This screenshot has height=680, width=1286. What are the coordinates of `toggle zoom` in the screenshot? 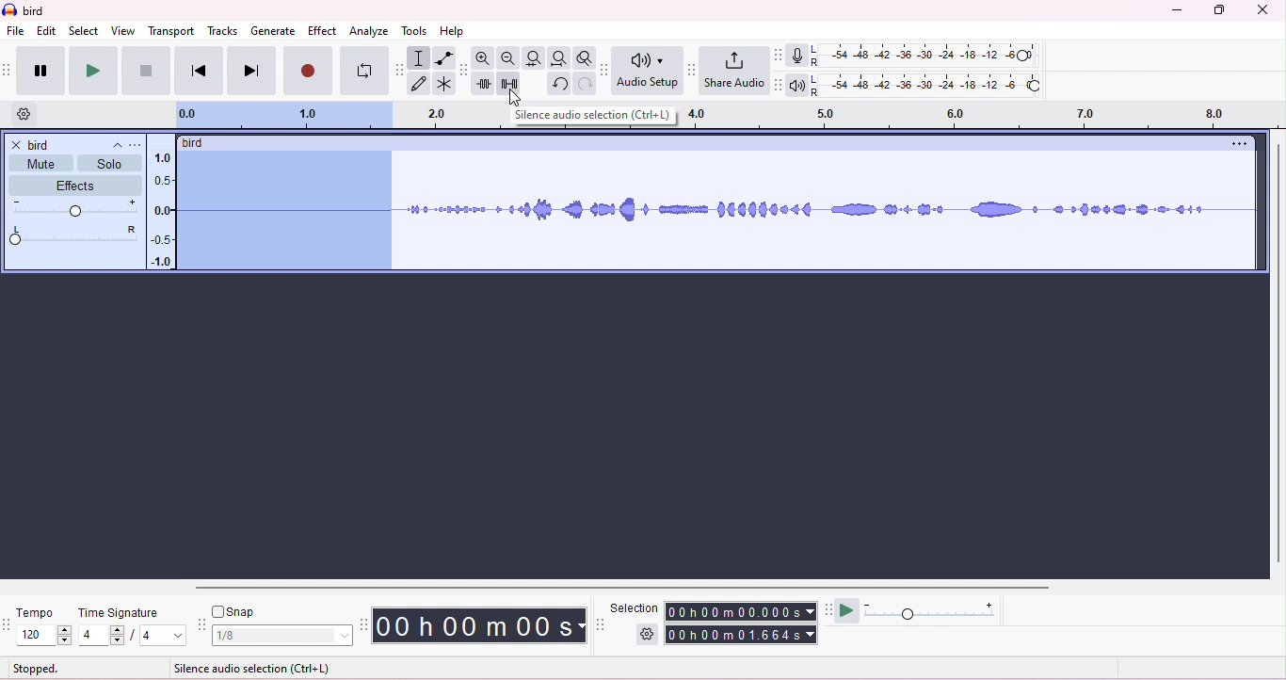 It's located at (585, 57).